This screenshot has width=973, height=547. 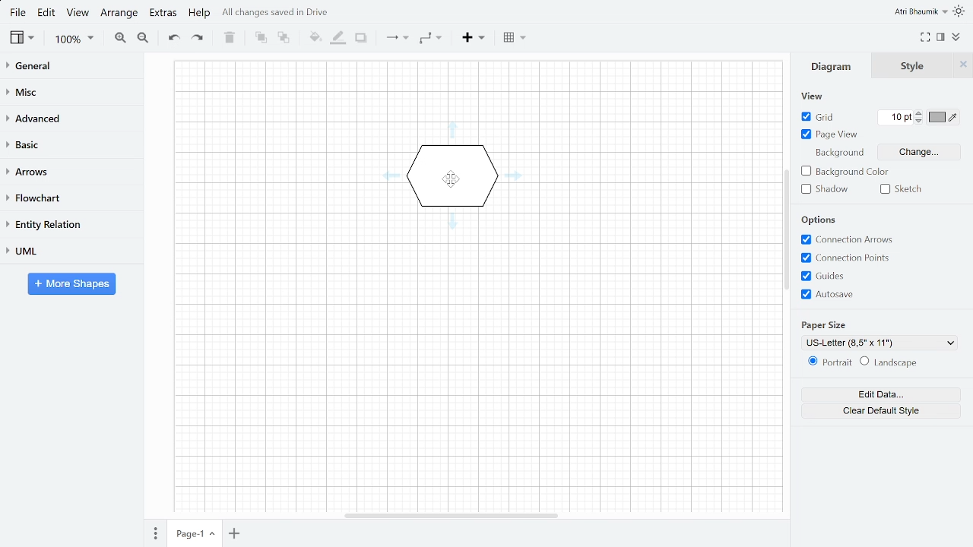 What do you see at coordinates (880, 343) in the screenshot?
I see `Paper size preset options` at bounding box center [880, 343].